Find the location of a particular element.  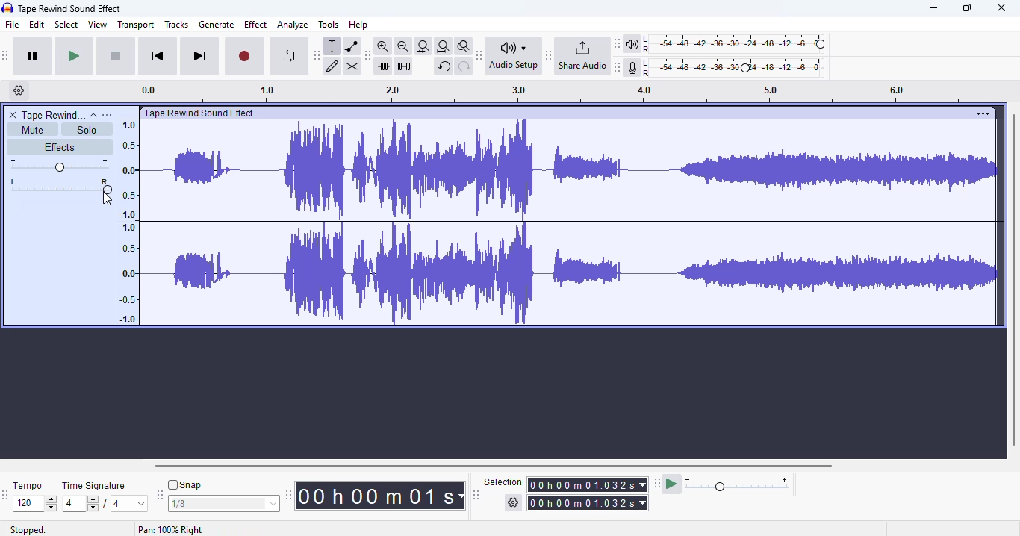

fit project to width is located at coordinates (444, 46).